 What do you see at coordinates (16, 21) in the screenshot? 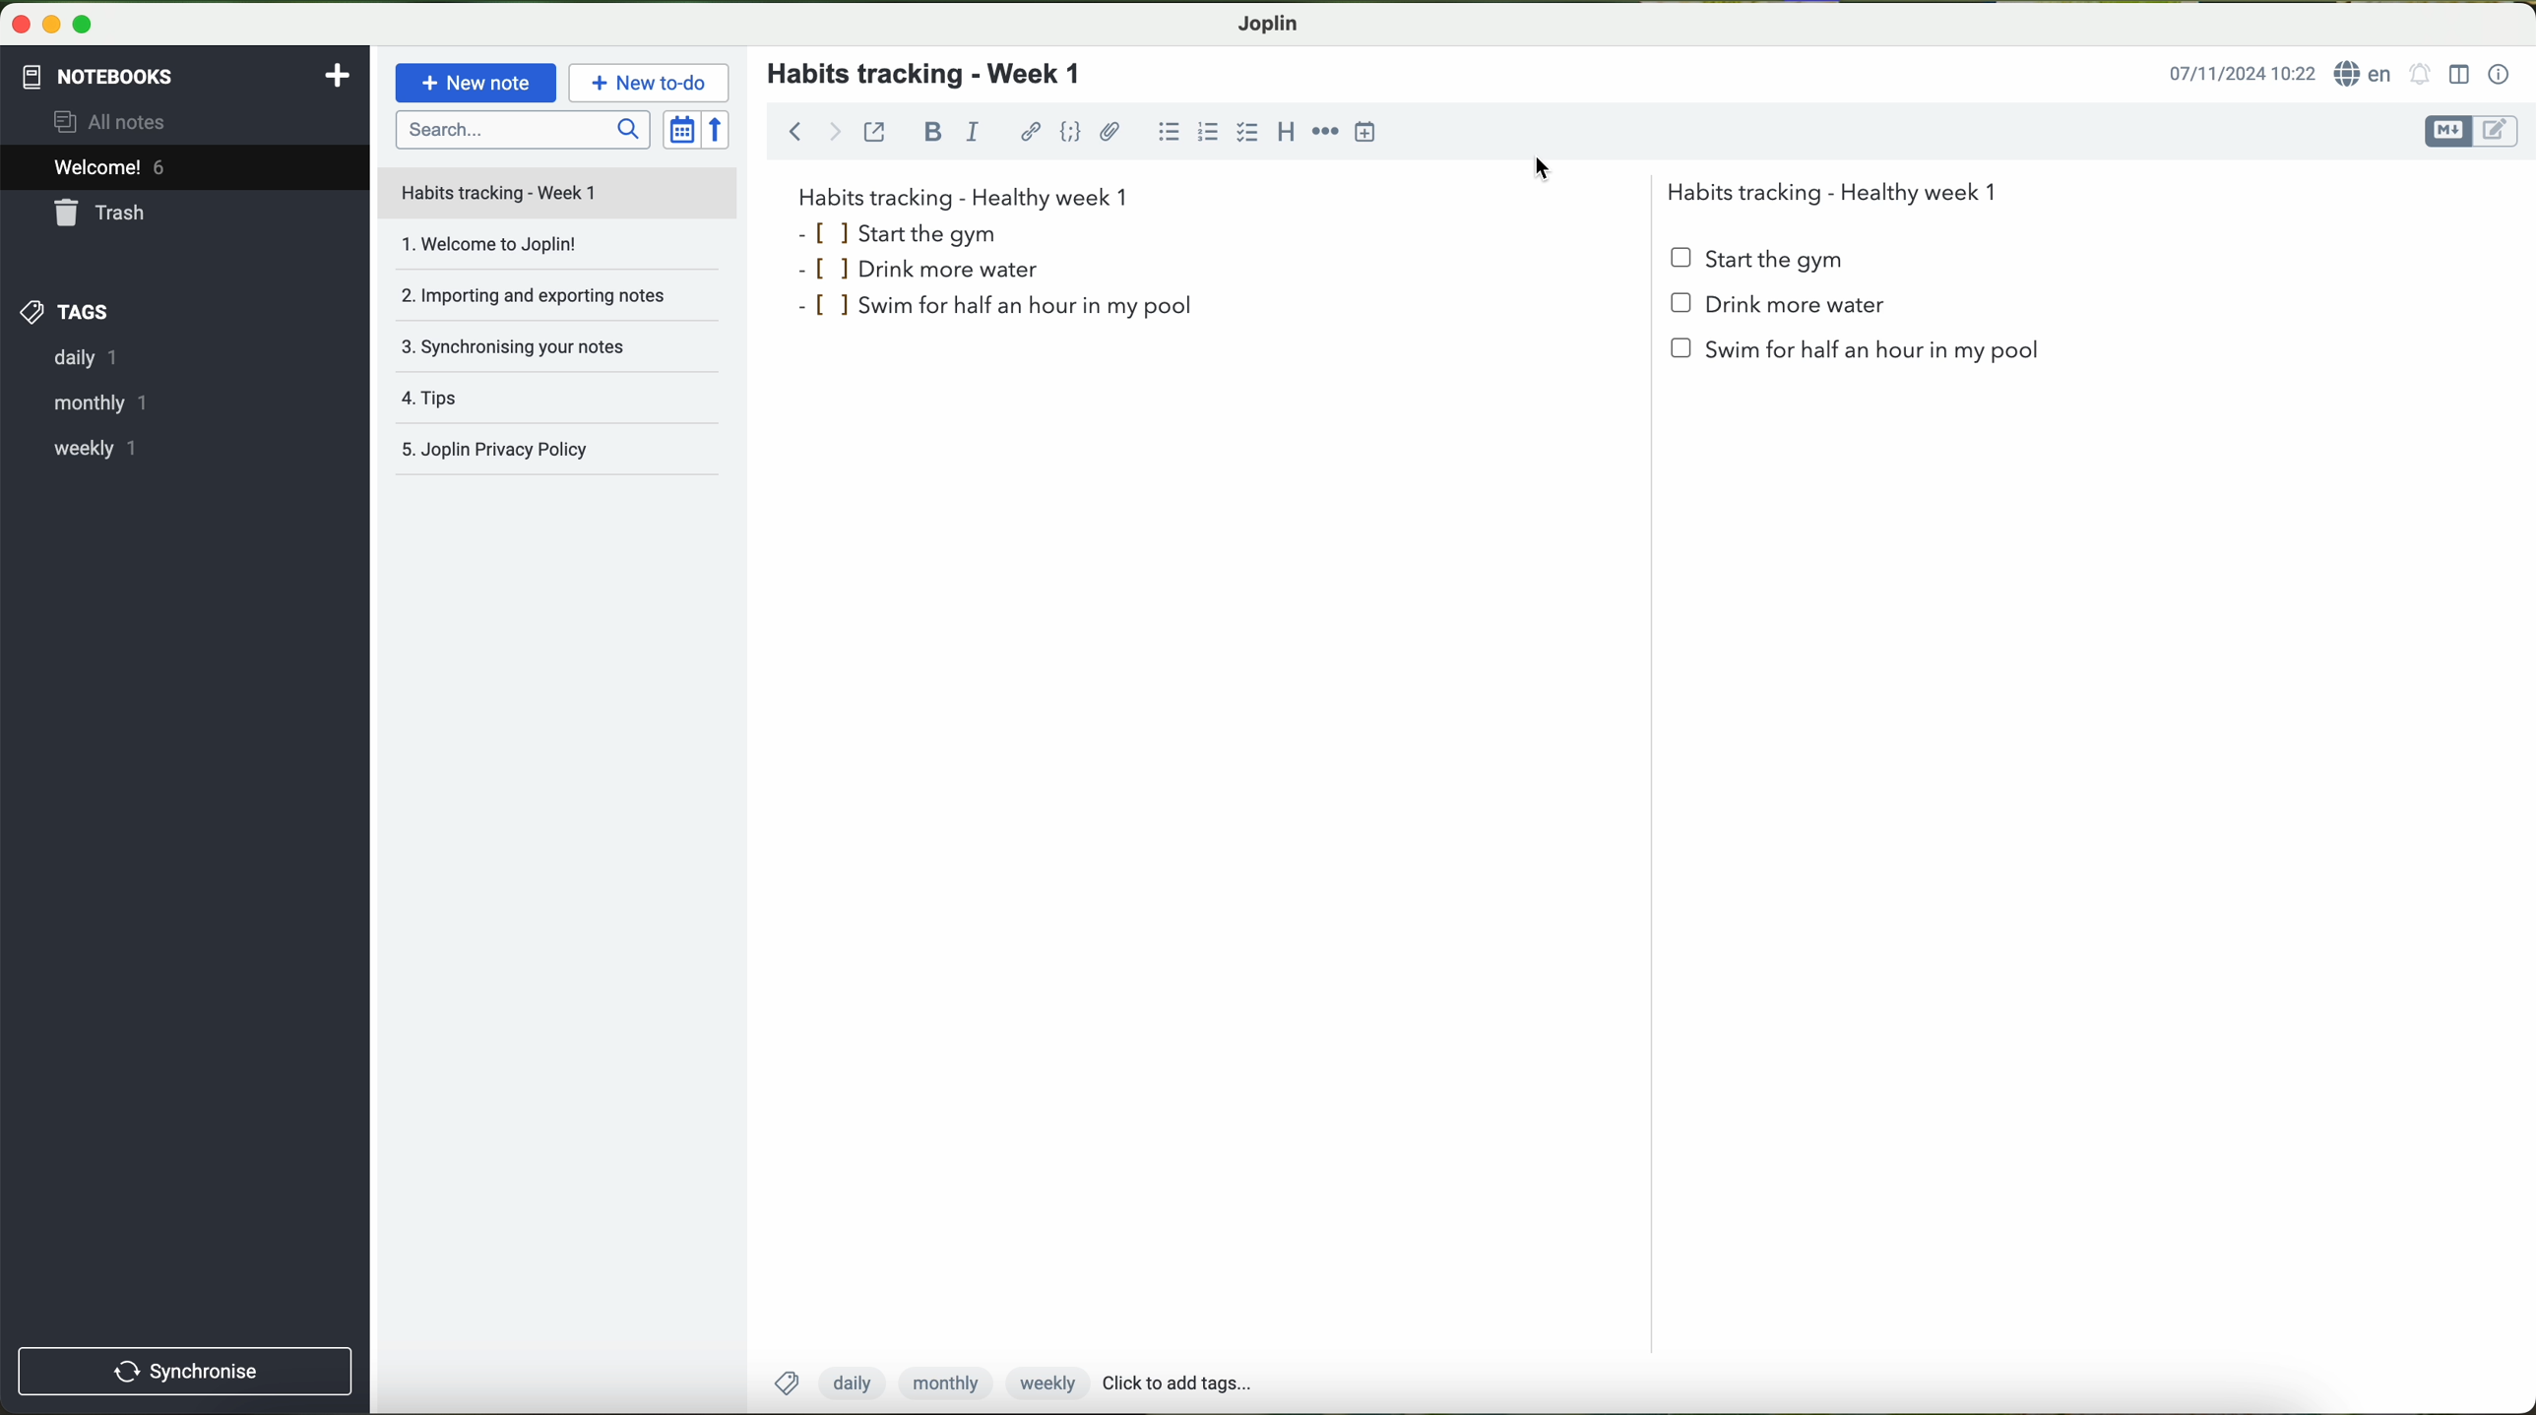
I see `close` at bounding box center [16, 21].